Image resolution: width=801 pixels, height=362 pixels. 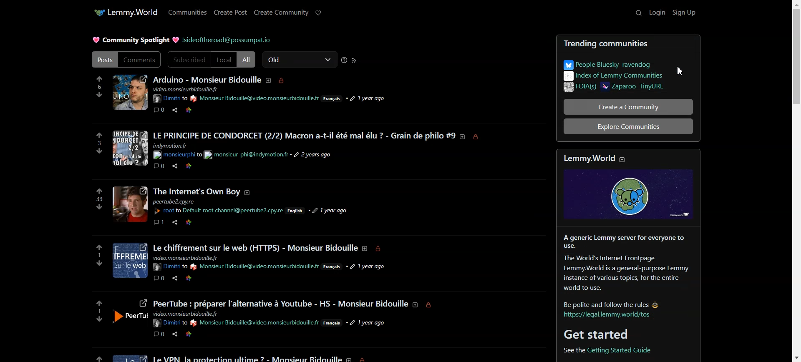 I want to click on 3, so click(x=94, y=143).